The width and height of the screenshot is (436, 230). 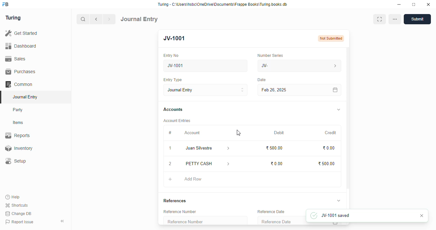 I want to click on close, so click(x=428, y=4).